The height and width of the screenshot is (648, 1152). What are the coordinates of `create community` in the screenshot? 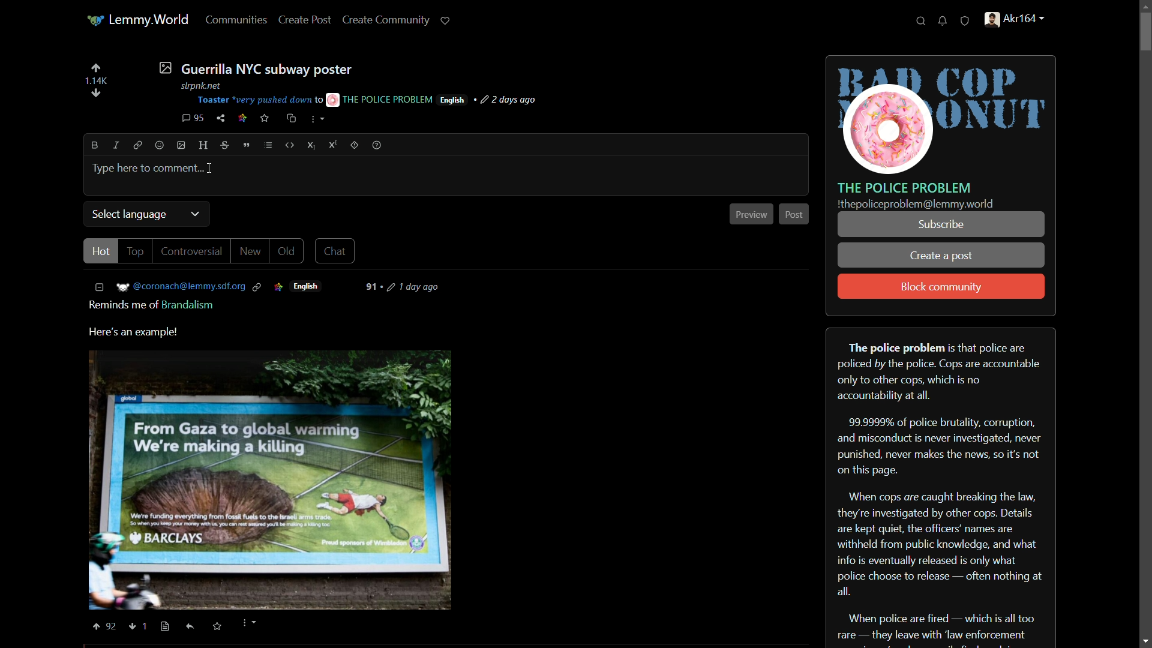 It's located at (386, 20).